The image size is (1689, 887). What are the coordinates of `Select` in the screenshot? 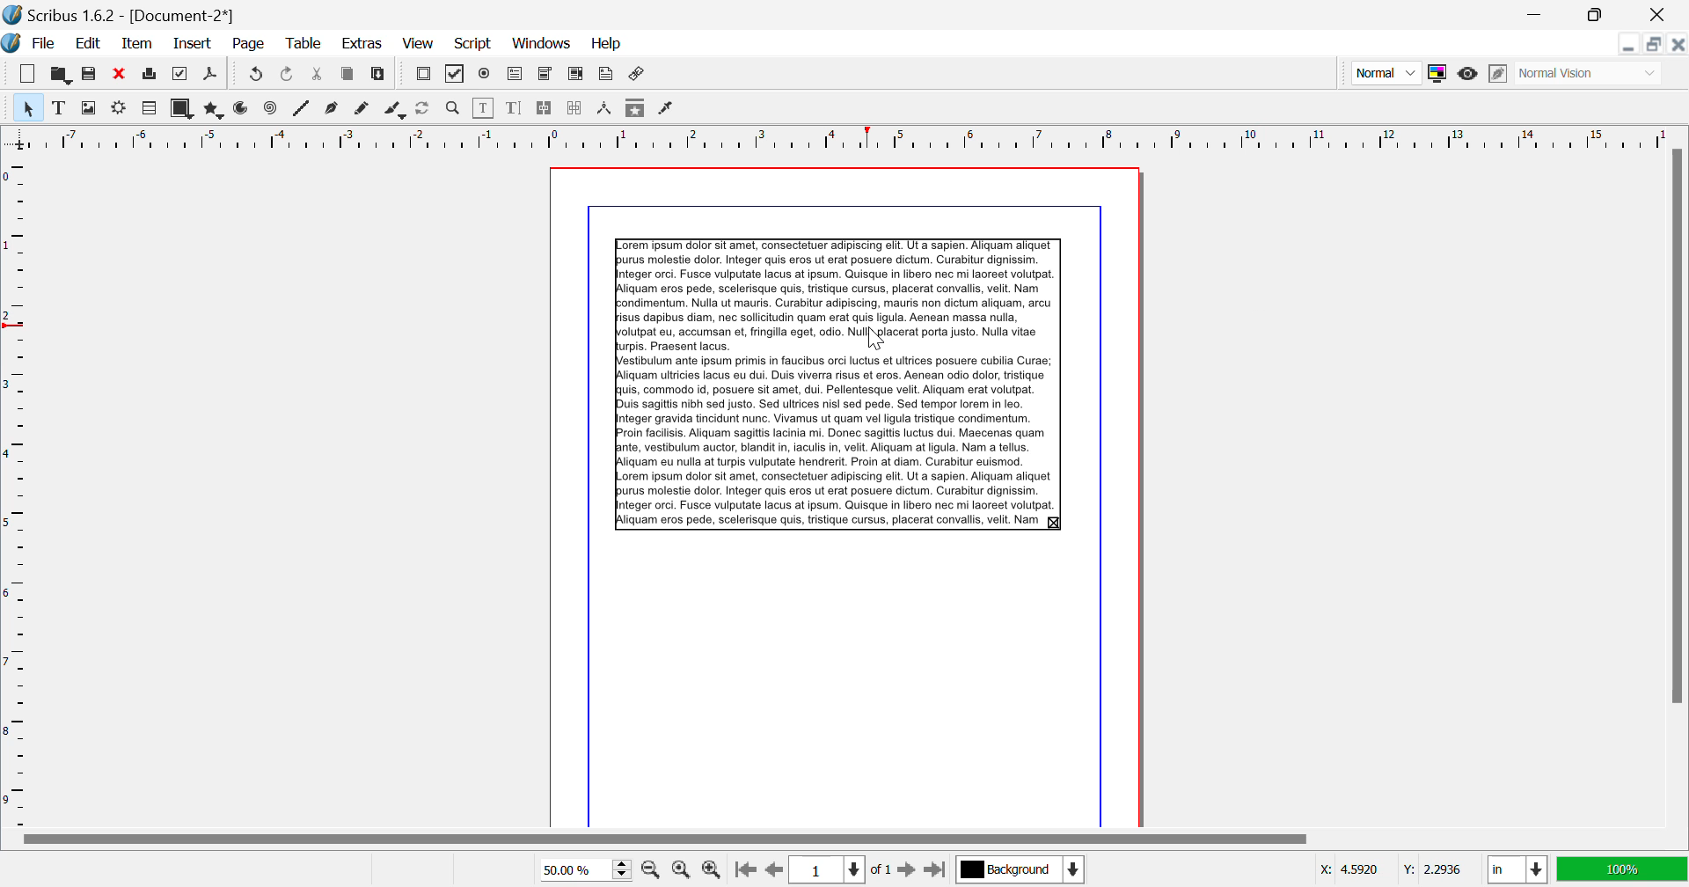 It's located at (26, 106).